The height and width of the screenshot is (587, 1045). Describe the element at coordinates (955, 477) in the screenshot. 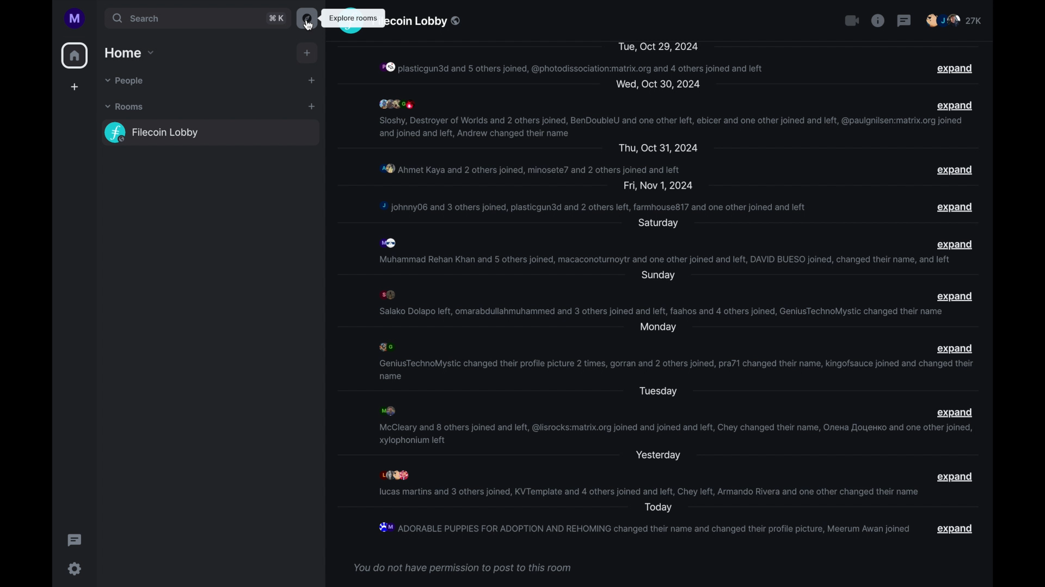

I see `expand` at that location.